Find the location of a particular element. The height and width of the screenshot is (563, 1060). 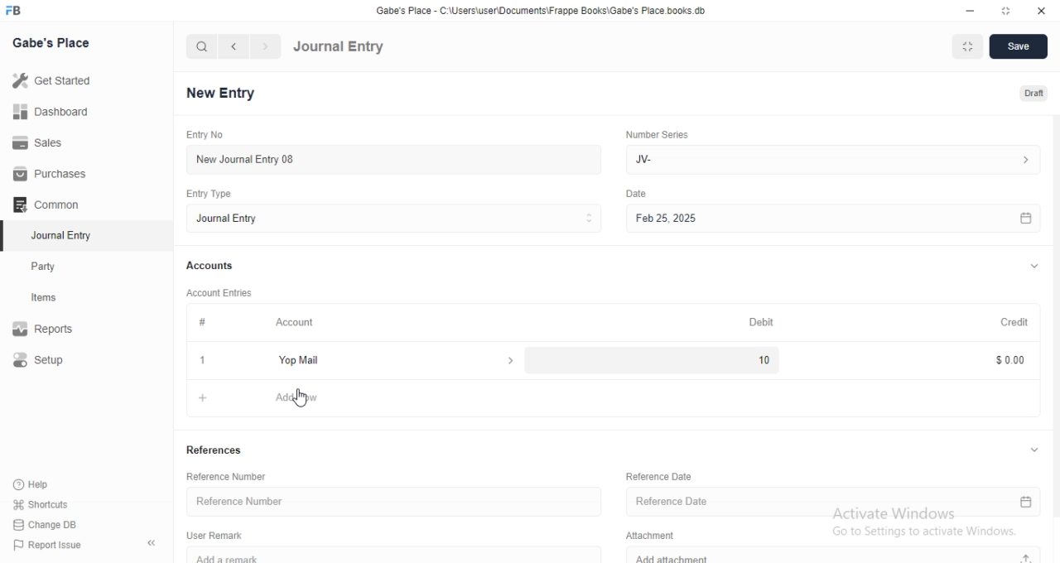

Feb 25, 2025 is located at coordinates (831, 218).